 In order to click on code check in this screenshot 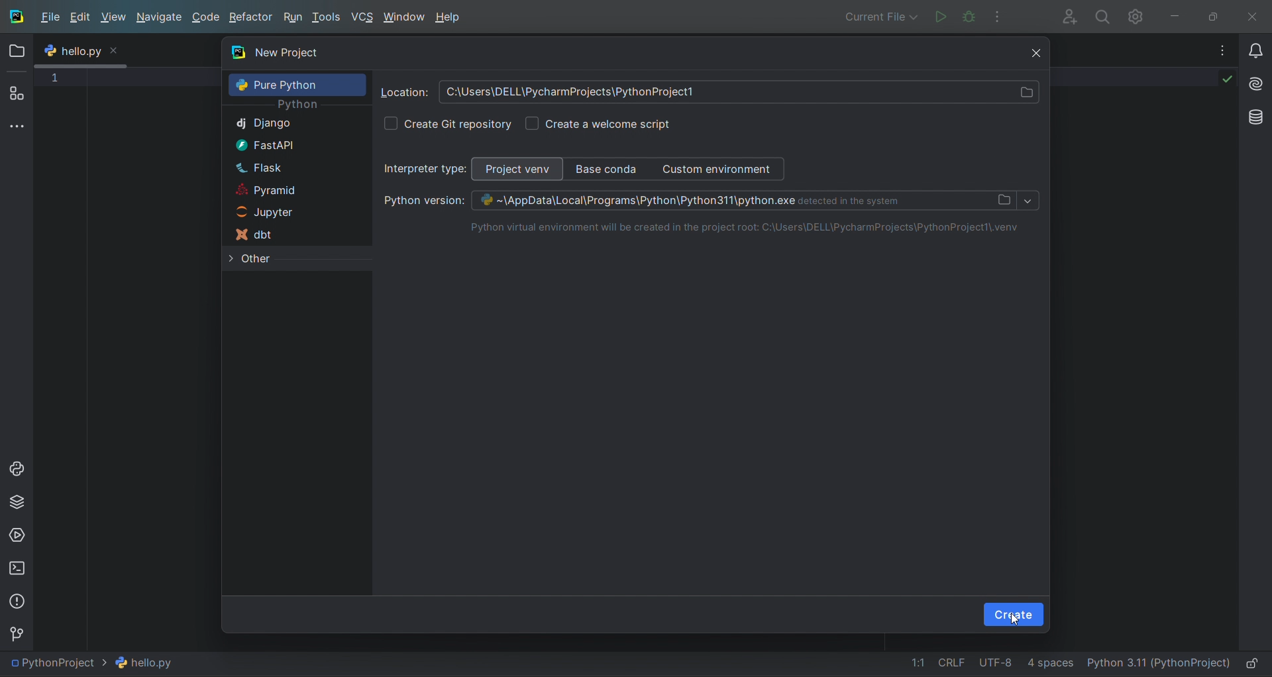, I will do `click(1217, 82)`.